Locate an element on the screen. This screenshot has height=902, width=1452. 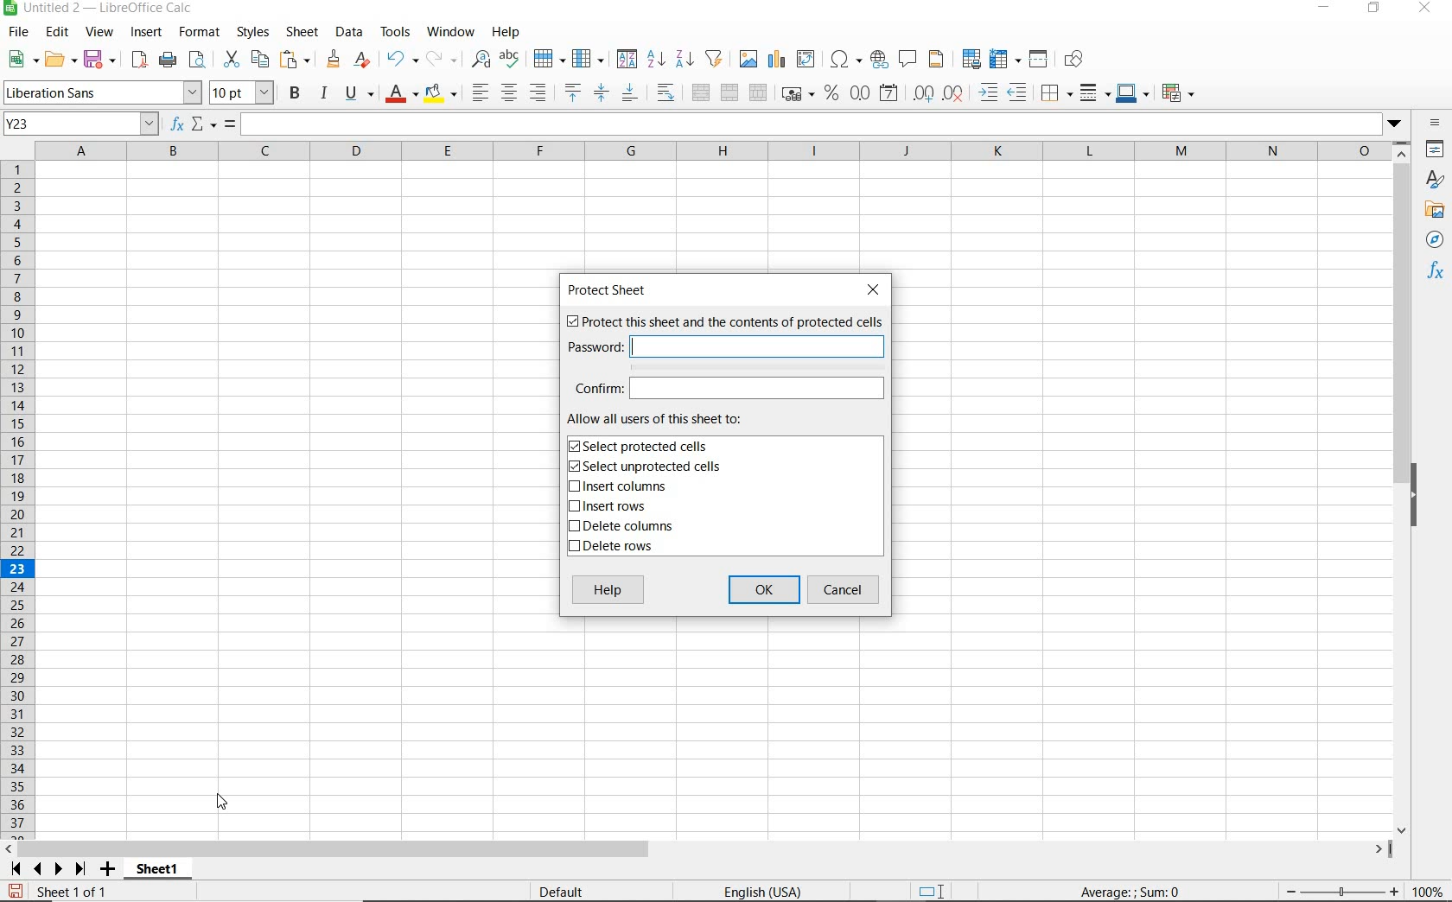
COLUMNS is located at coordinates (716, 150).